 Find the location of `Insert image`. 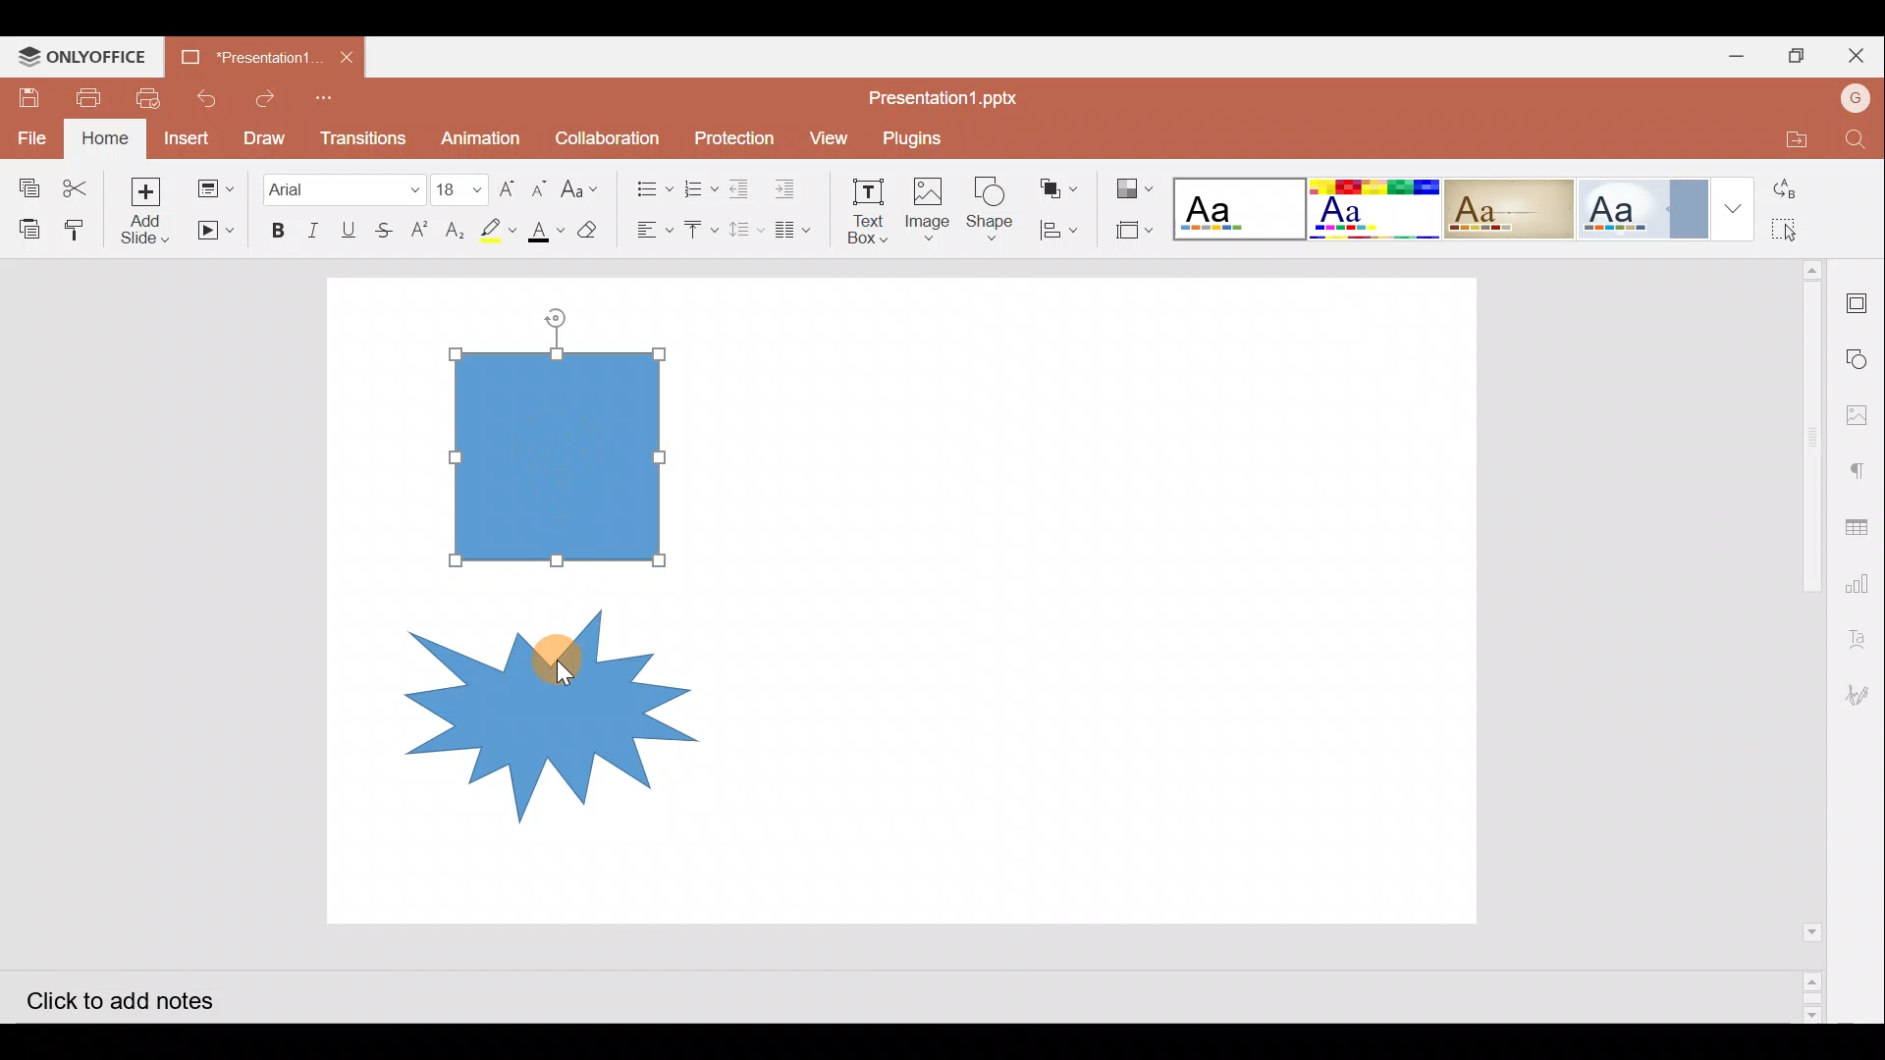

Insert image is located at coordinates (926, 201).